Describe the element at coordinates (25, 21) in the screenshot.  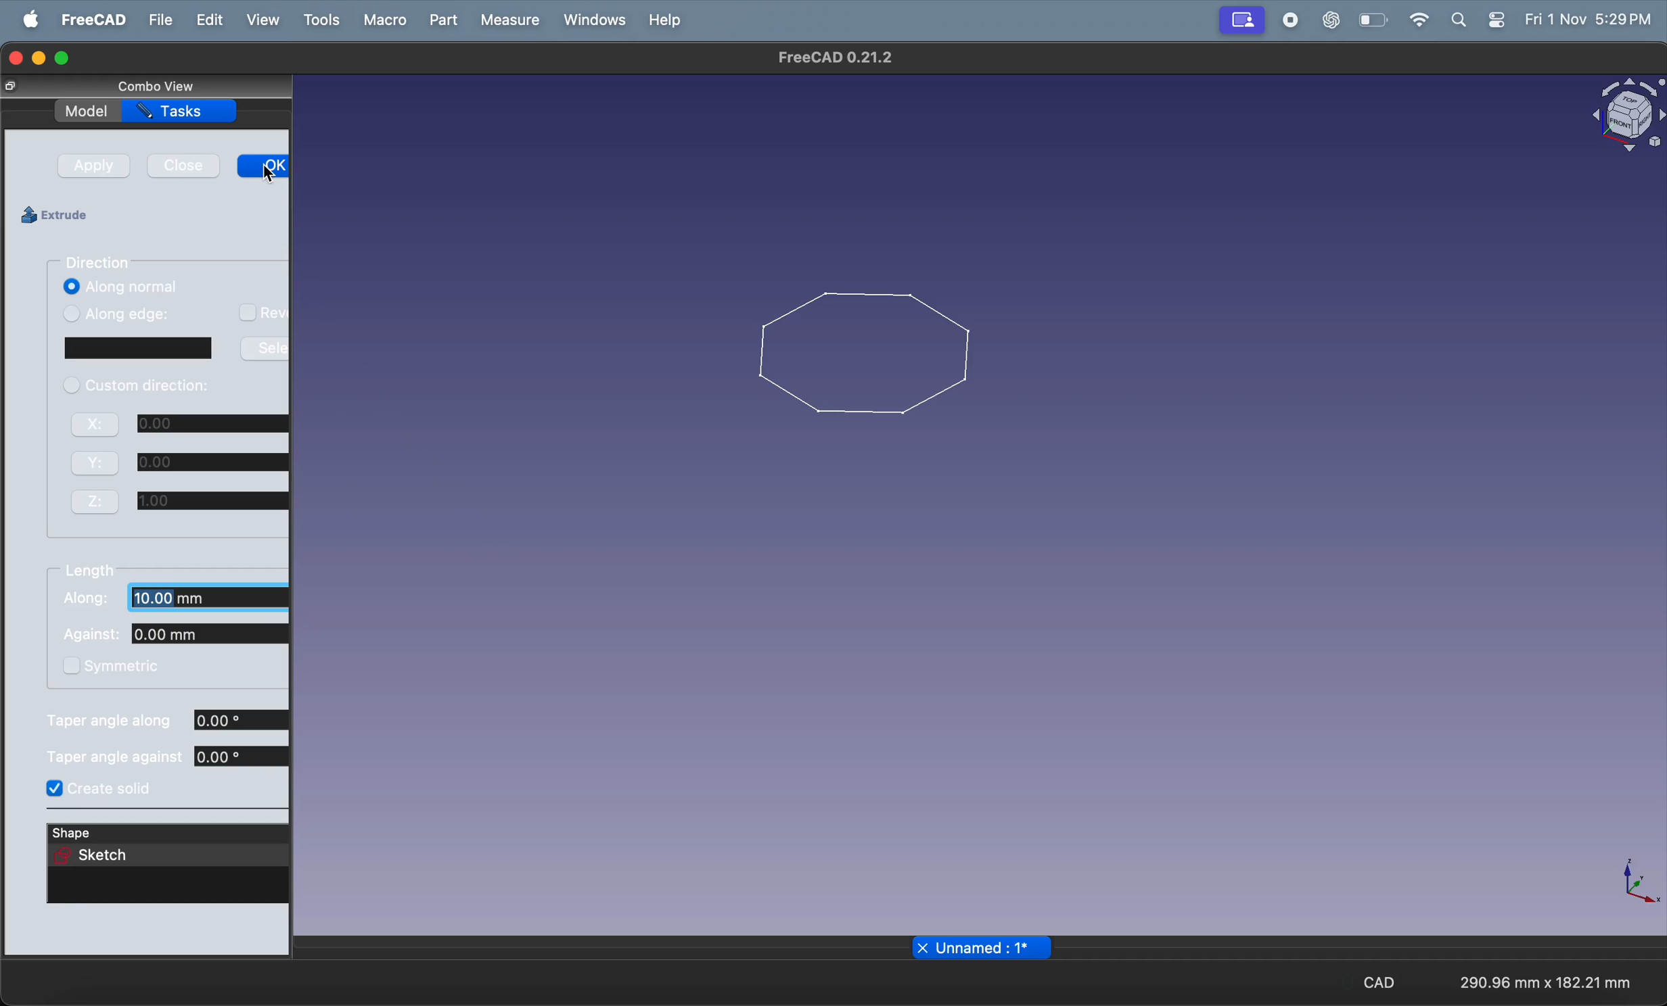
I see `apple menu` at that location.